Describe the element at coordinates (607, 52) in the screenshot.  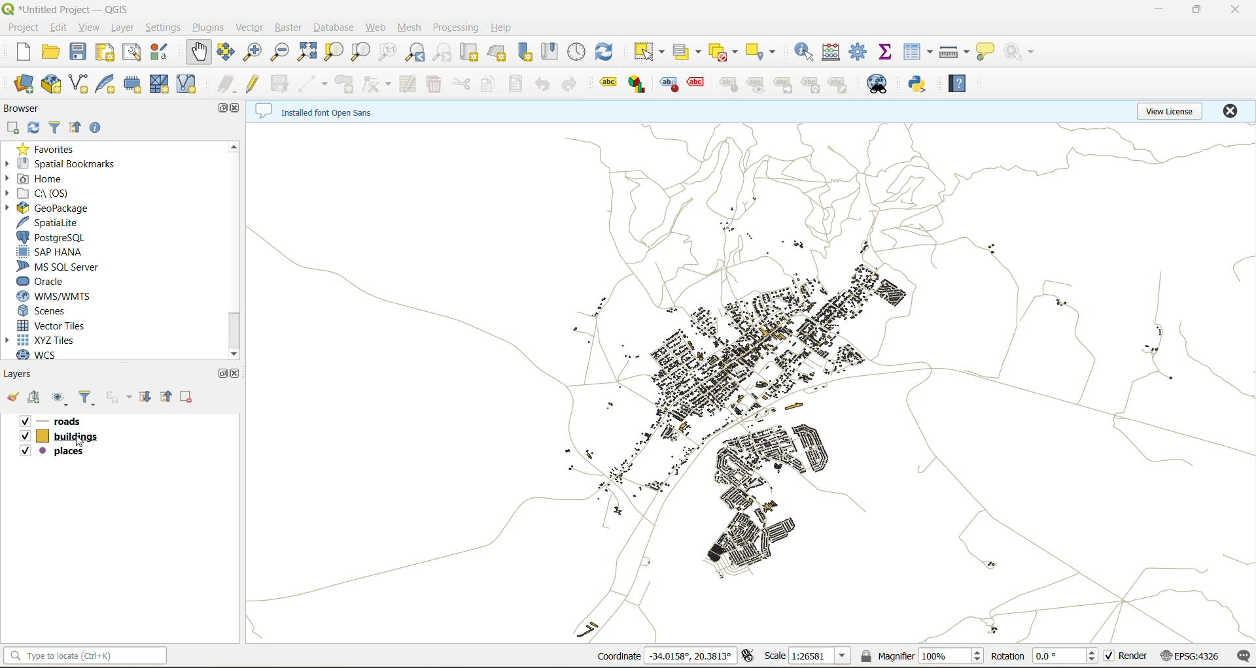
I see `refresh` at that location.